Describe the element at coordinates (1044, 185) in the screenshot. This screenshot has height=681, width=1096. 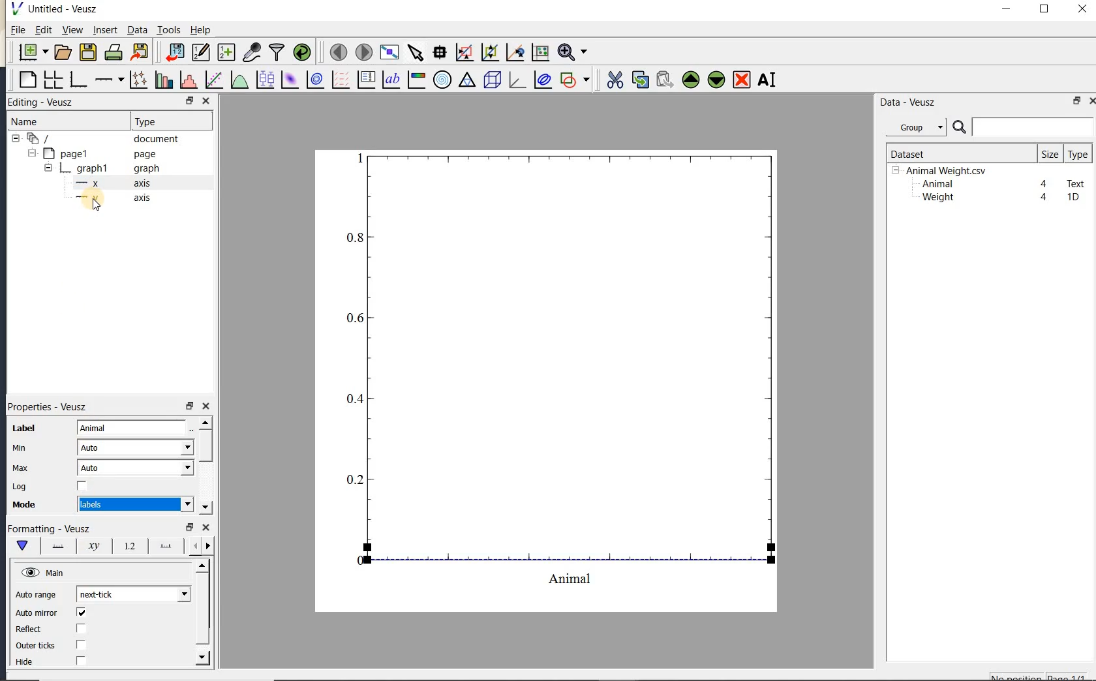
I see `4` at that location.